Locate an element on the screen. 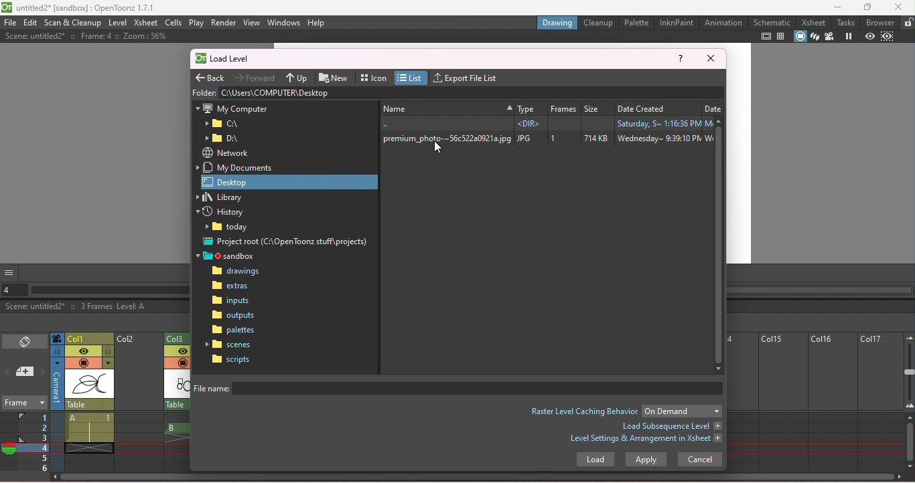 Image resolution: width=915 pixels, height=483 pixels. Schematic is located at coordinates (772, 22).